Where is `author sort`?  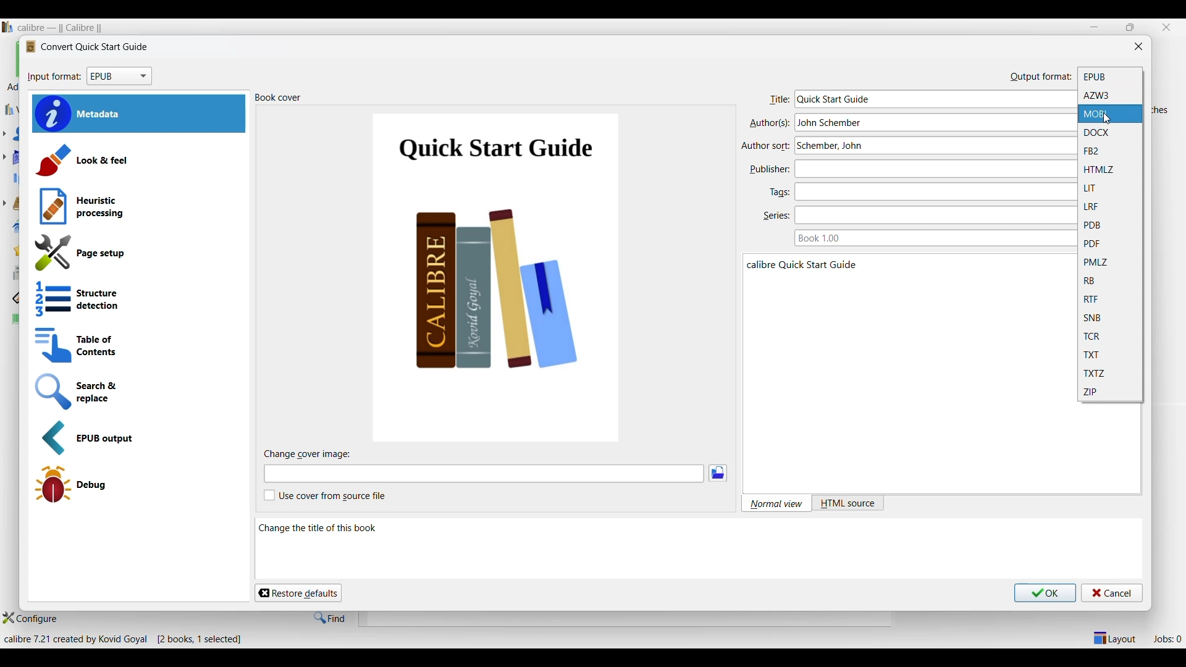
author sort is located at coordinates (767, 145).